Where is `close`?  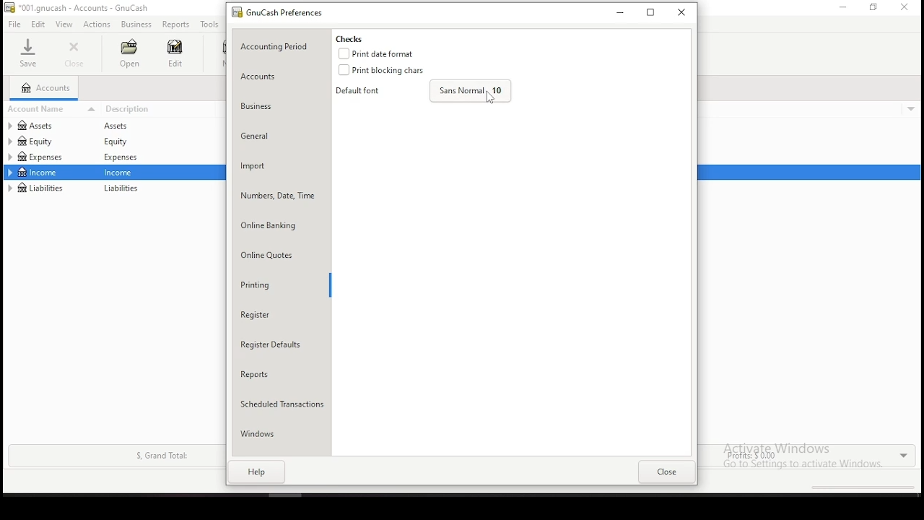 close is located at coordinates (76, 54).